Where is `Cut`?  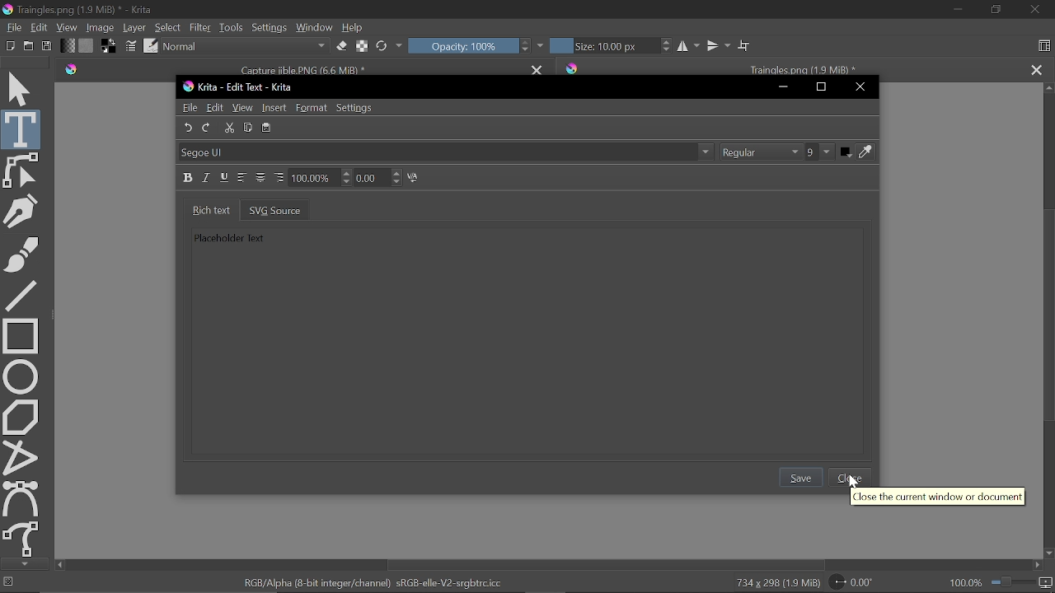
Cut is located at coordinates (230, 128).